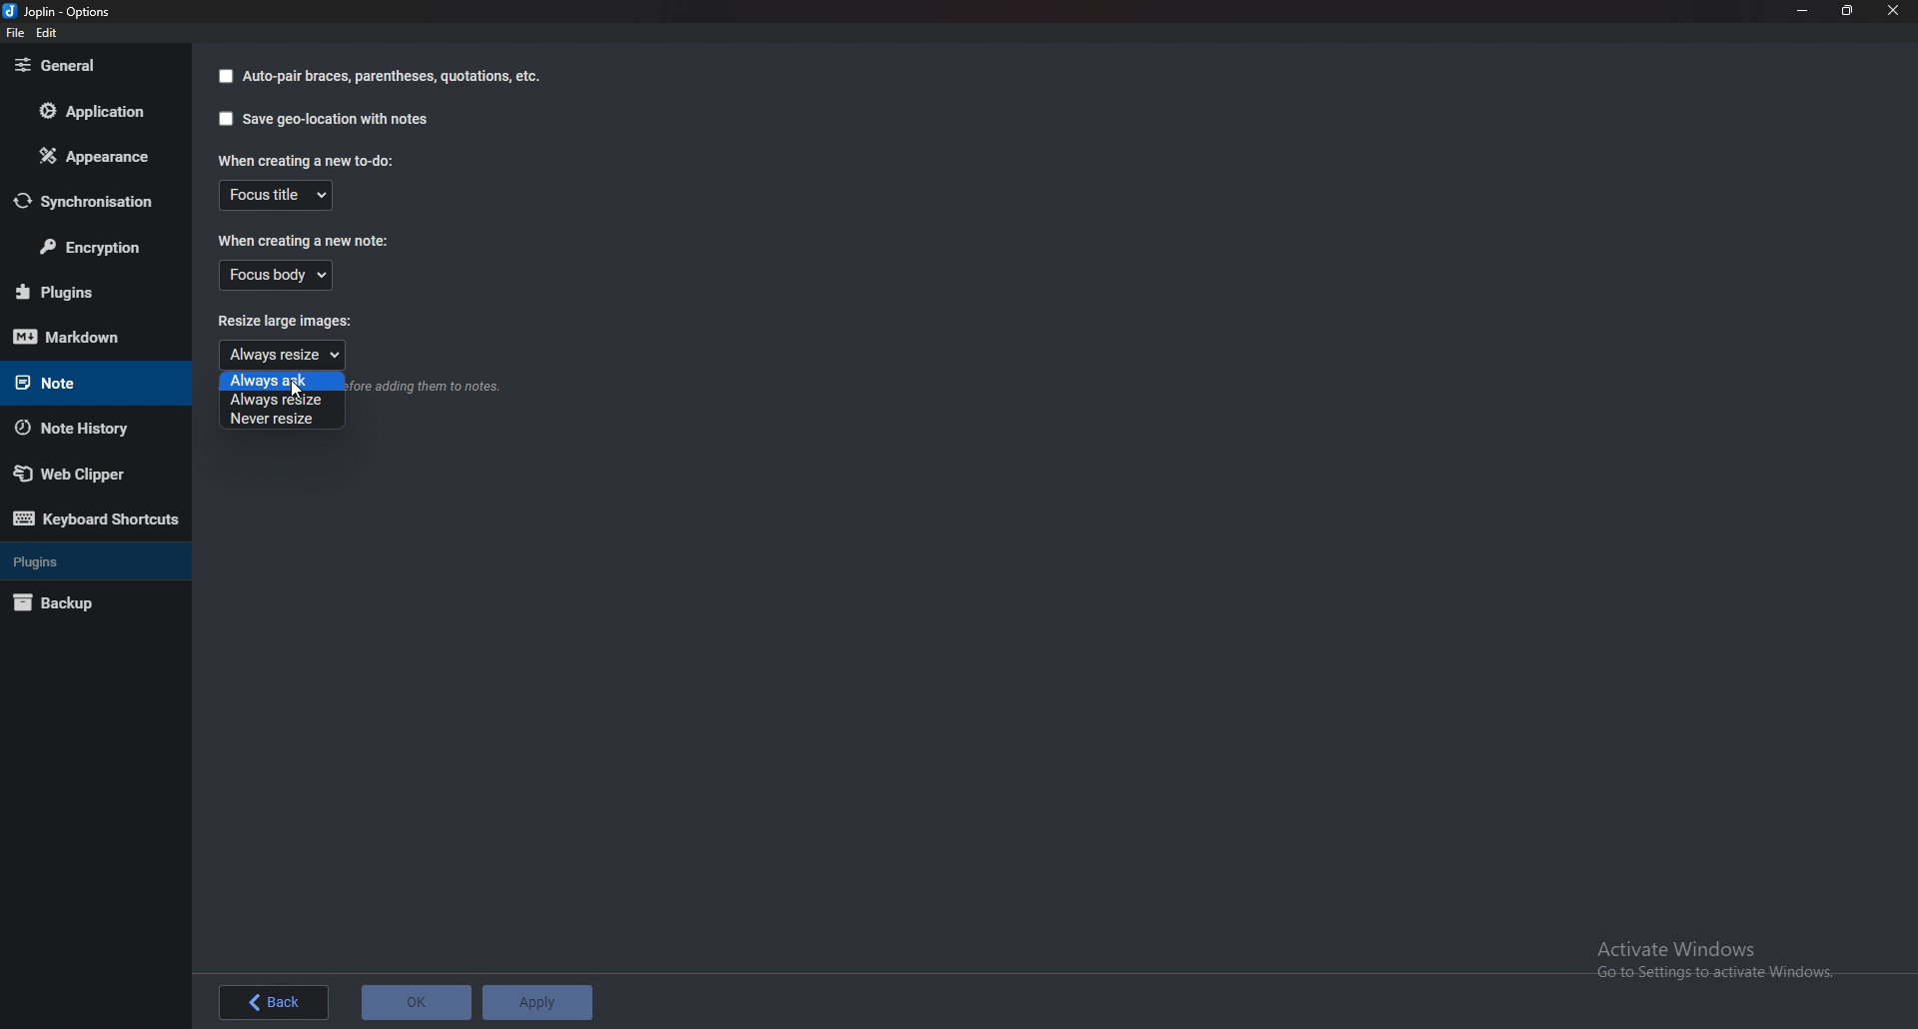 The image size is (1918, 1029). I want to click on Focus title, so click(280, 195).